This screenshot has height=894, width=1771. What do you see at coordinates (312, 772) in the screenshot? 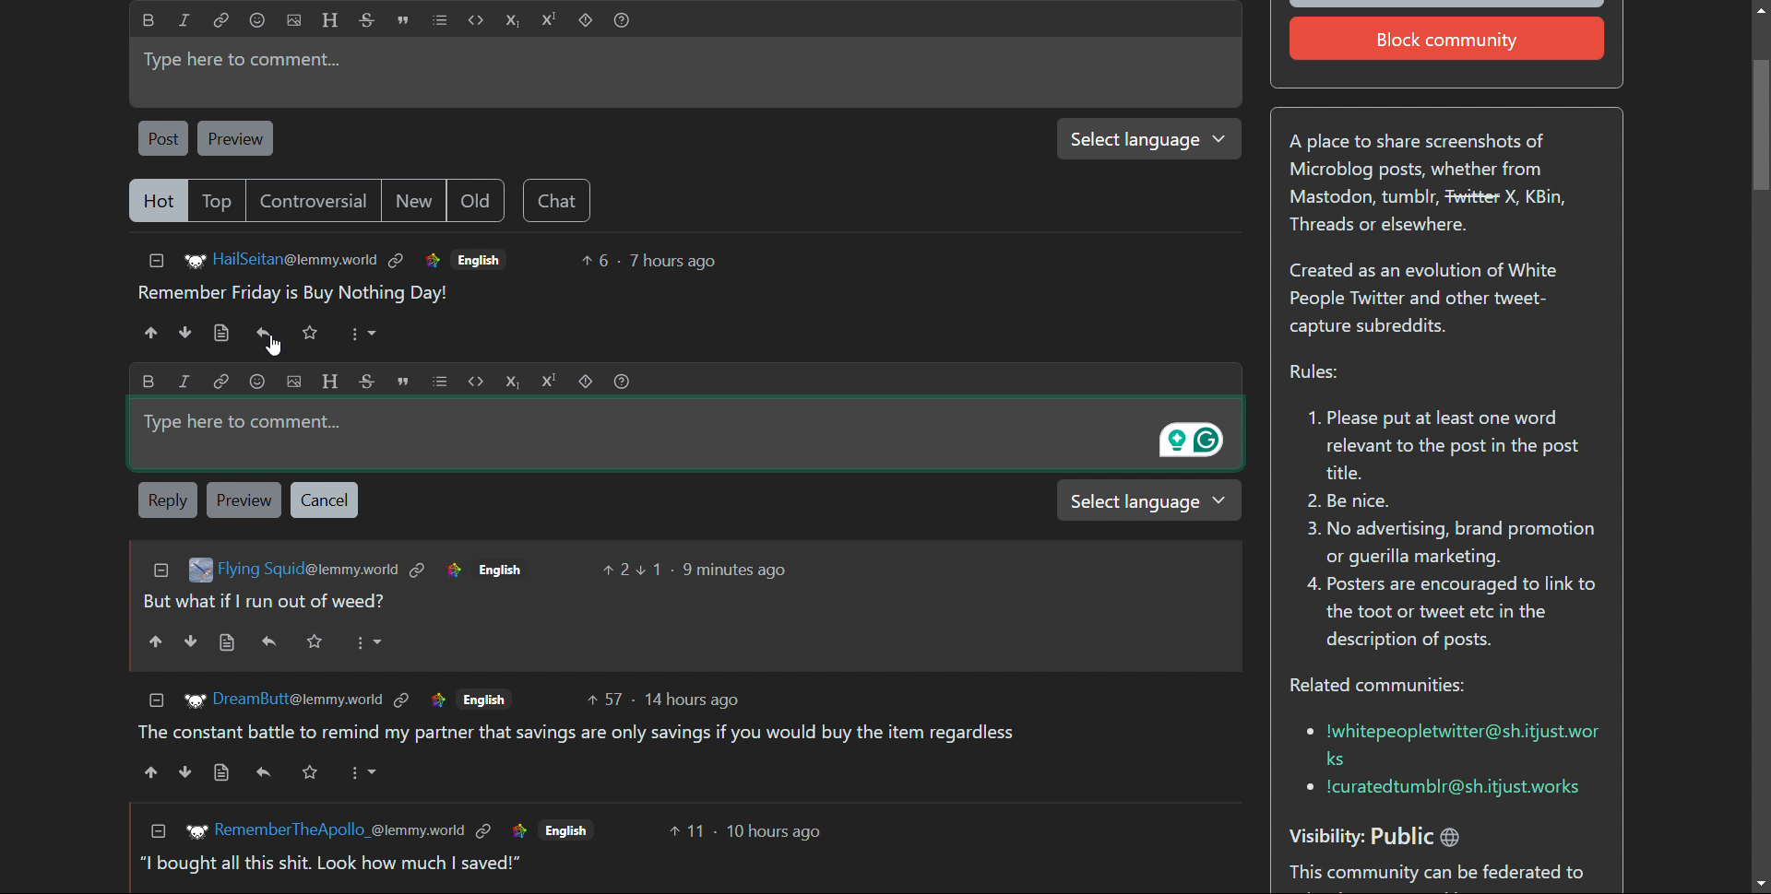
I see `Favorite` at bounding box center [312, 772].